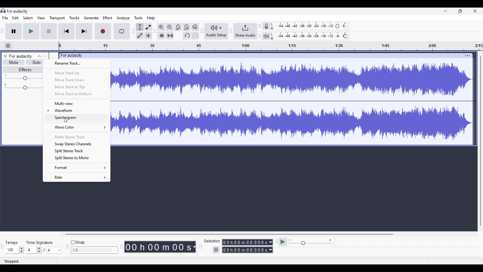 The height and width of the screenshot is (272, 483). Describe the element at coordinates (229, 234) in the screenshot. I see `Horizontal slide bar` at that location.